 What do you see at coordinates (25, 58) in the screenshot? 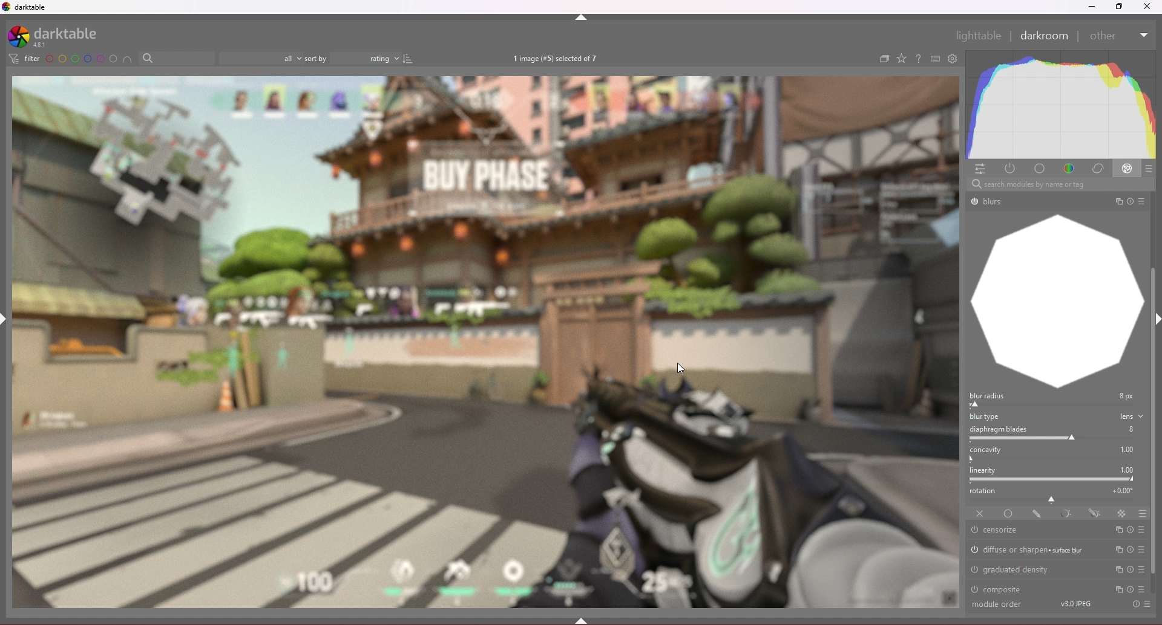
I see `filter` at bounding box center [25, 58].